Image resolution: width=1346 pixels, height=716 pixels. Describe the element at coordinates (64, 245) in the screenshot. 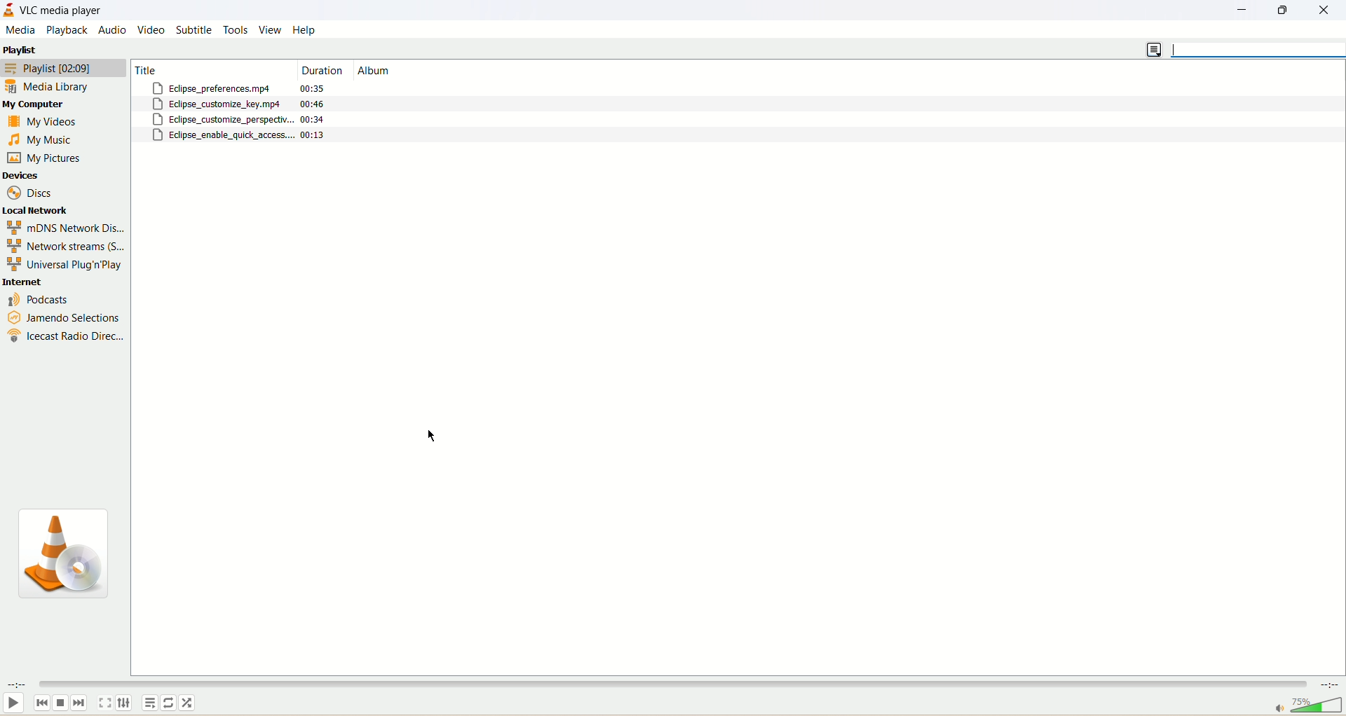

I see `network streams` at that location.